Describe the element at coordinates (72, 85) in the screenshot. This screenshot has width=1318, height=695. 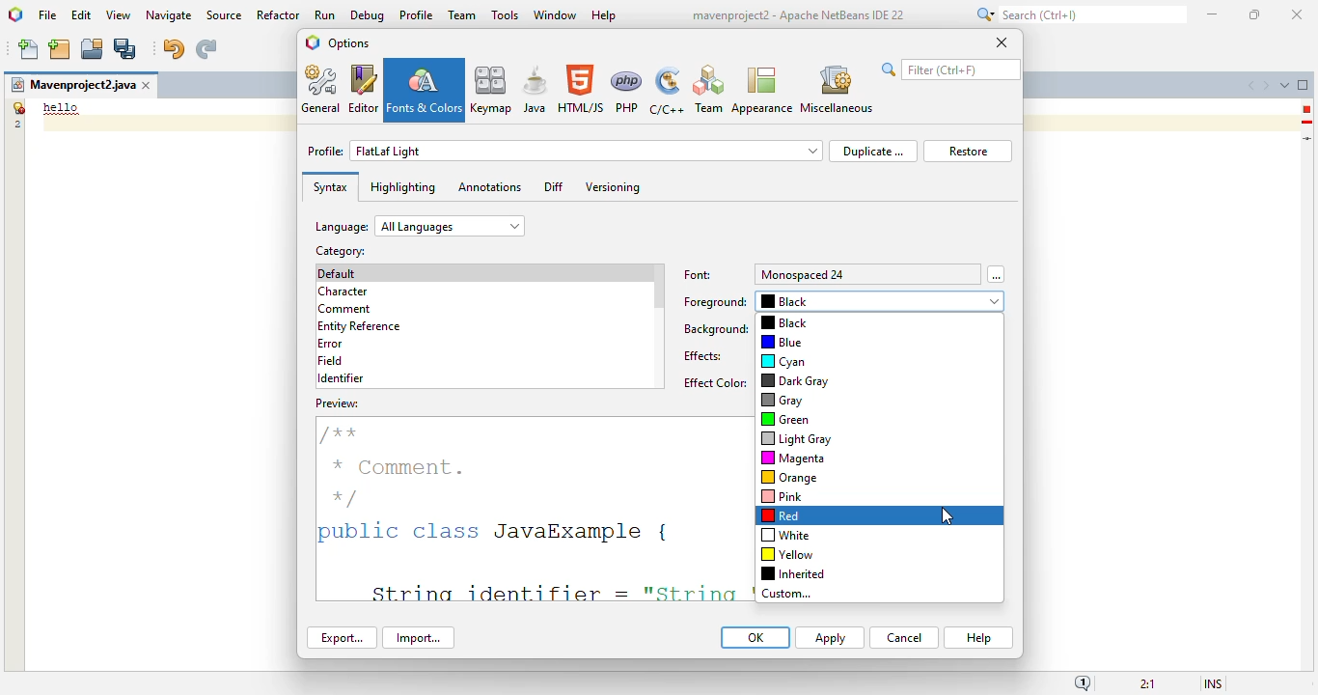
I see `project name` at that location.